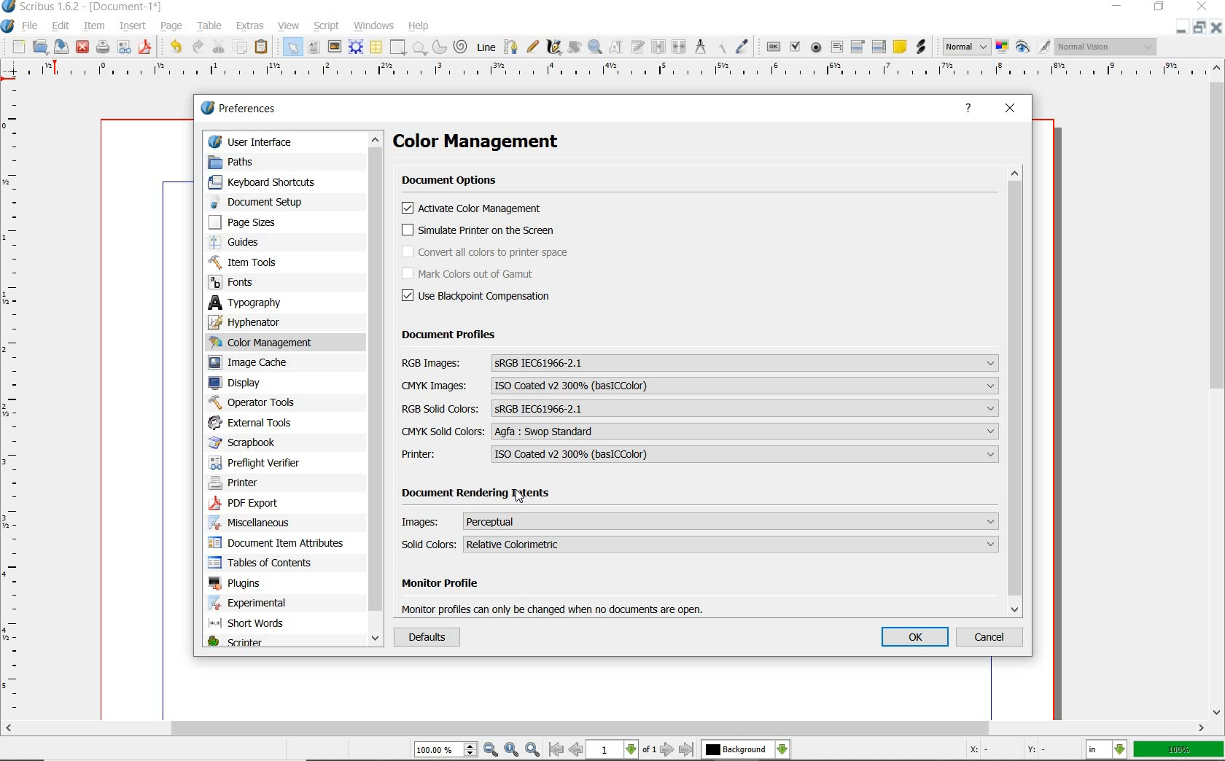 Image resolution: width=1225 pixels, height=761 pixels. I want to click on pdf export, so click(271, 503).